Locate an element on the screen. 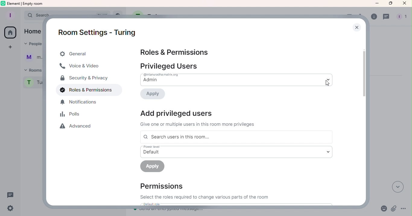 The height and width of the screenshot is (216, 412). Room settings - Turing is located at coordinates (97, 31).